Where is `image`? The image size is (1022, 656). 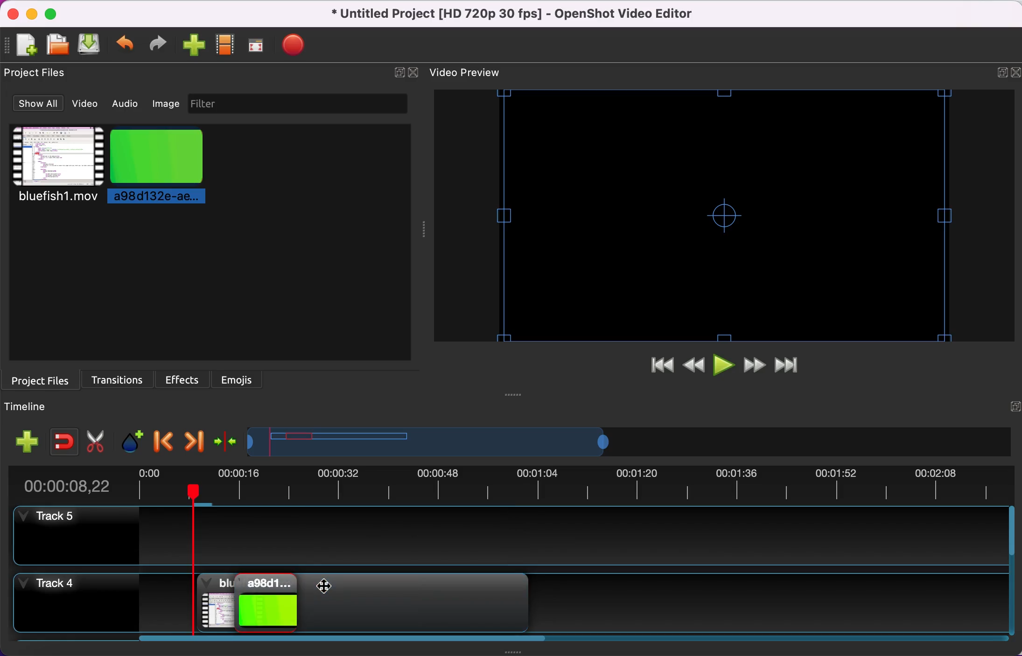 image is located at coordinates (165, 103).